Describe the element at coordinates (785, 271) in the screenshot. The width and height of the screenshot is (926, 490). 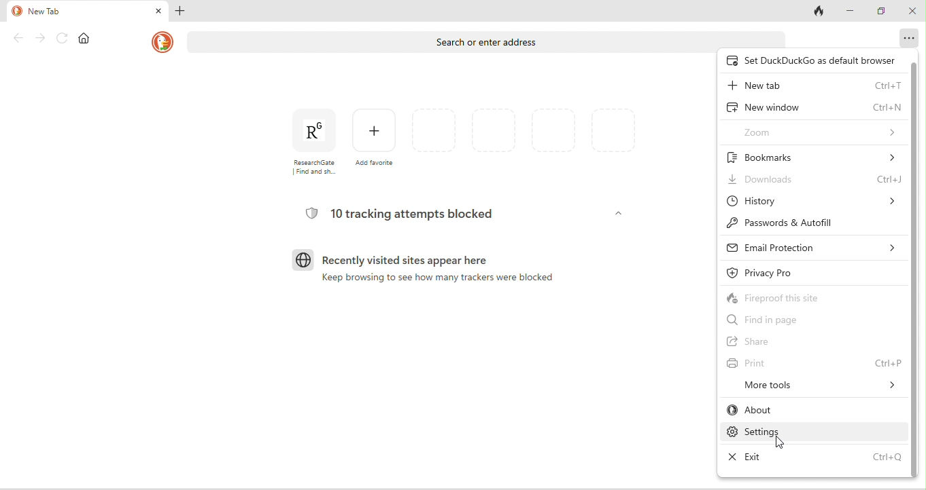
I see `privacy pro` at that location.